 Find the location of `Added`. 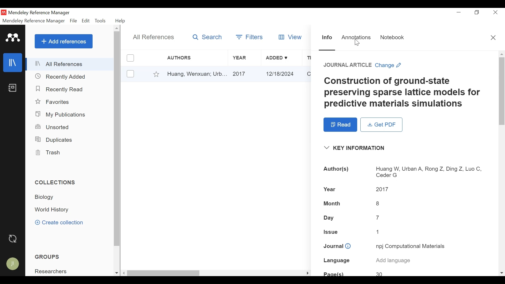

Added is located at coordinates (281, 58).